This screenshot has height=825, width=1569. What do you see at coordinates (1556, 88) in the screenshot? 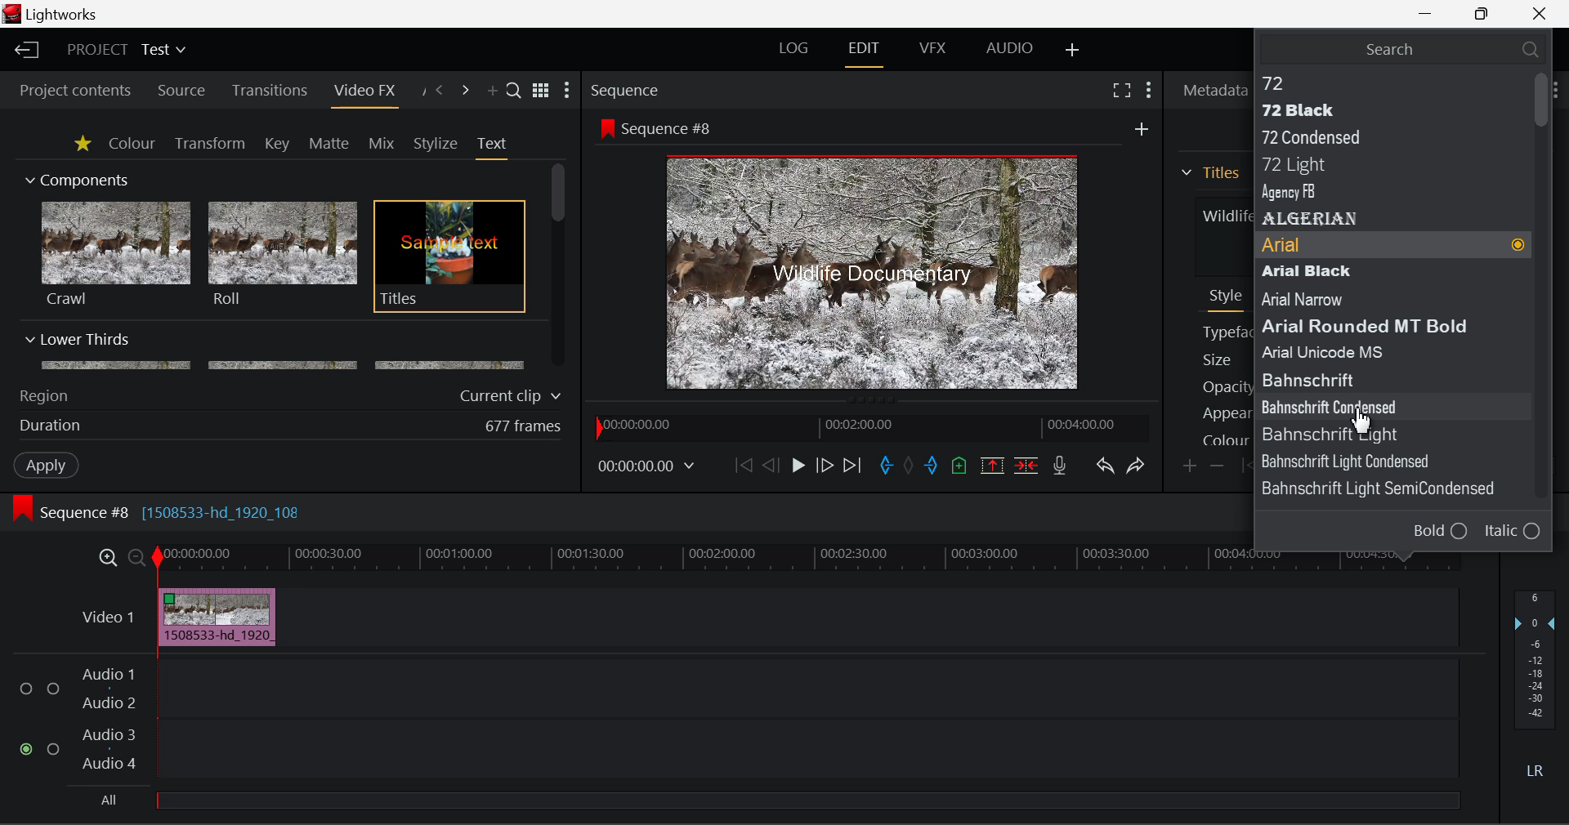
I see `Show Settings` at bounding box center [1556, 88].